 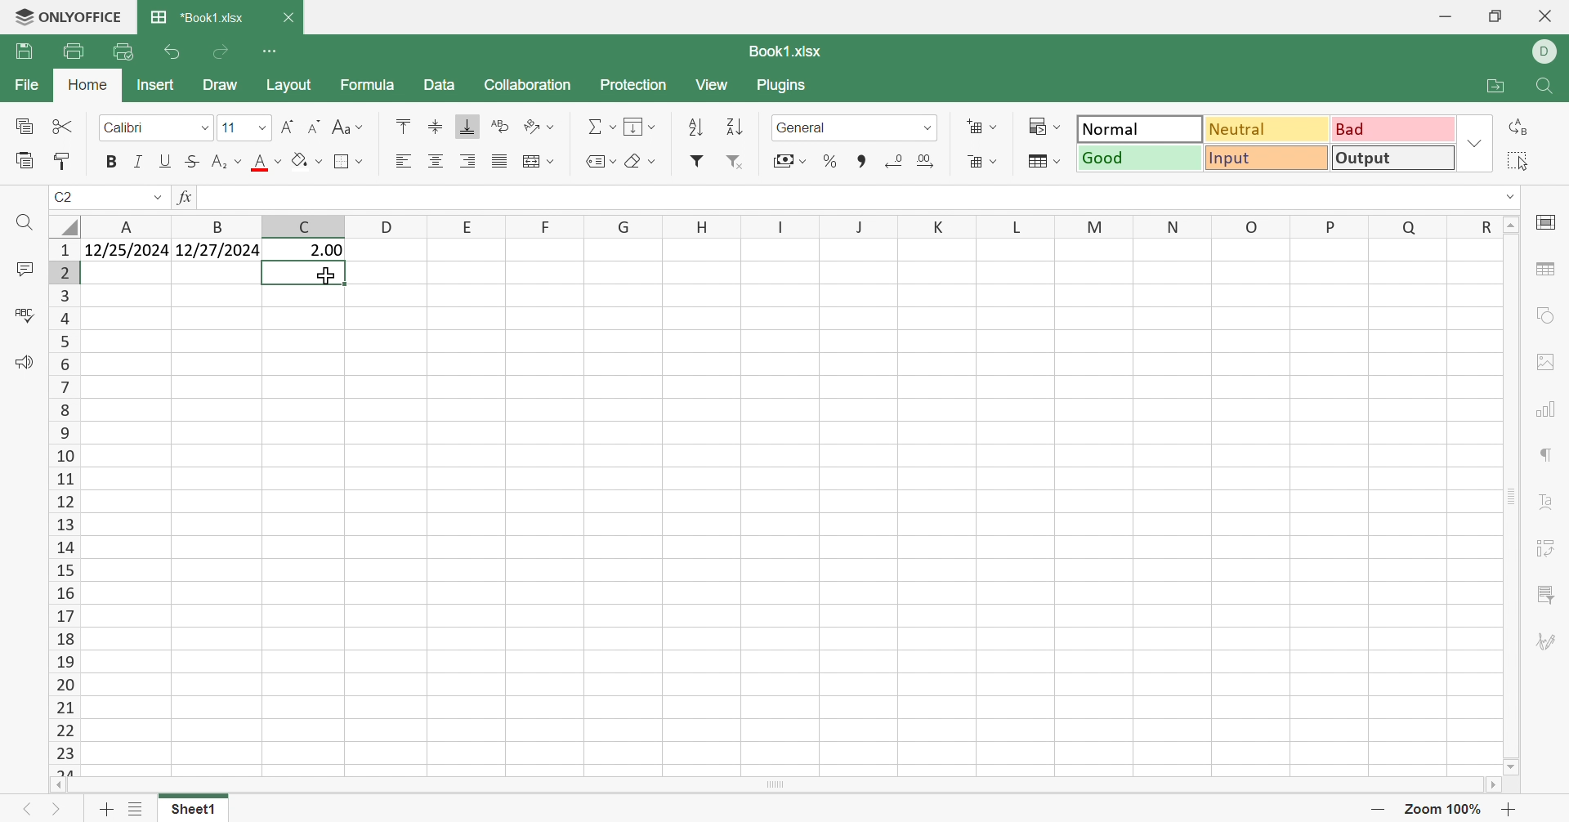 I want to click on Summation, so click(x=600, y=124).